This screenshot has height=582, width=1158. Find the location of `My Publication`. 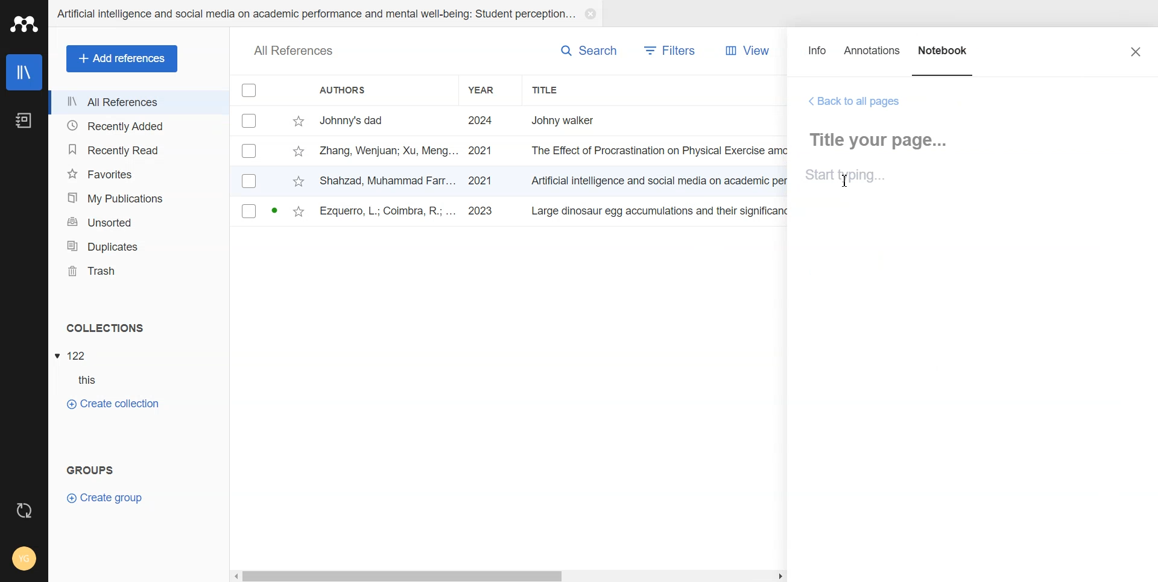

My Publication is located at coordinates (139, 198).